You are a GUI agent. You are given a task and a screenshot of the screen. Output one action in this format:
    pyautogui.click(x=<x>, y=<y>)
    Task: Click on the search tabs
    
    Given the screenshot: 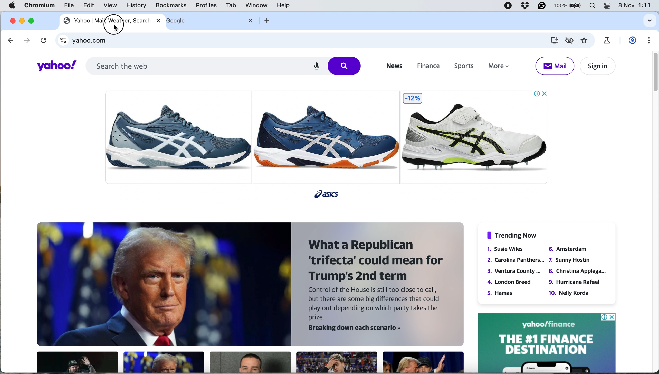 What is the action you would take?
    pyautogui.click(x=648, y=21)
    